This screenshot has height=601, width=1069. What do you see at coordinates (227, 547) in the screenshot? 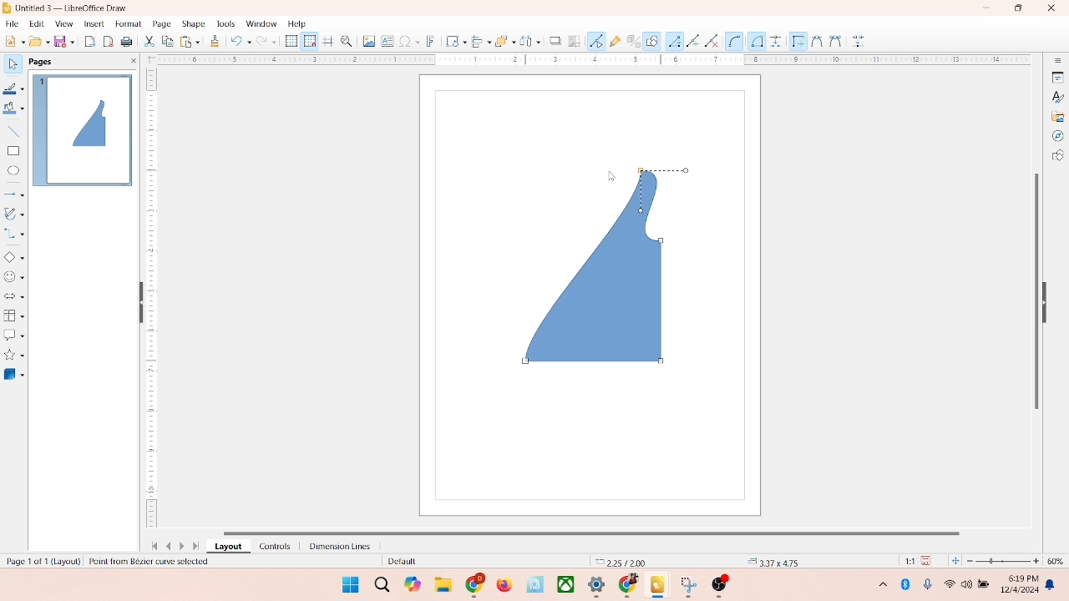
I see `layout` at bounding box center [227, 547].